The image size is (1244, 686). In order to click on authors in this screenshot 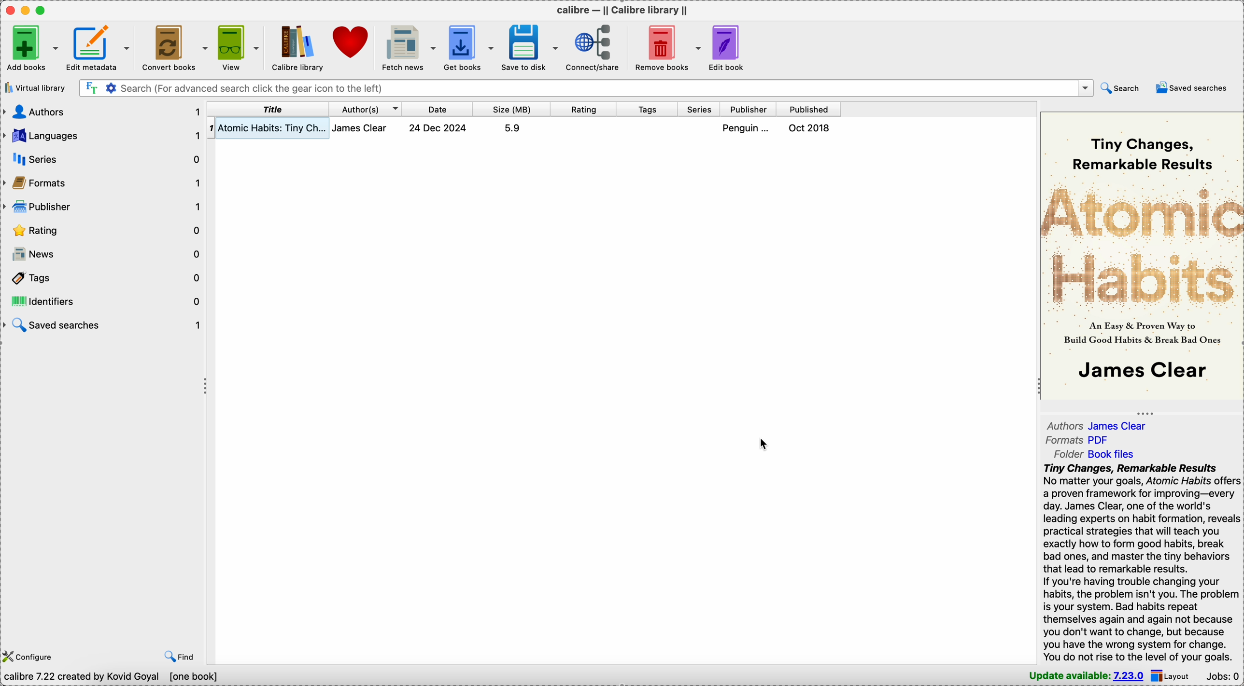, I will do `click(366, 109)`.